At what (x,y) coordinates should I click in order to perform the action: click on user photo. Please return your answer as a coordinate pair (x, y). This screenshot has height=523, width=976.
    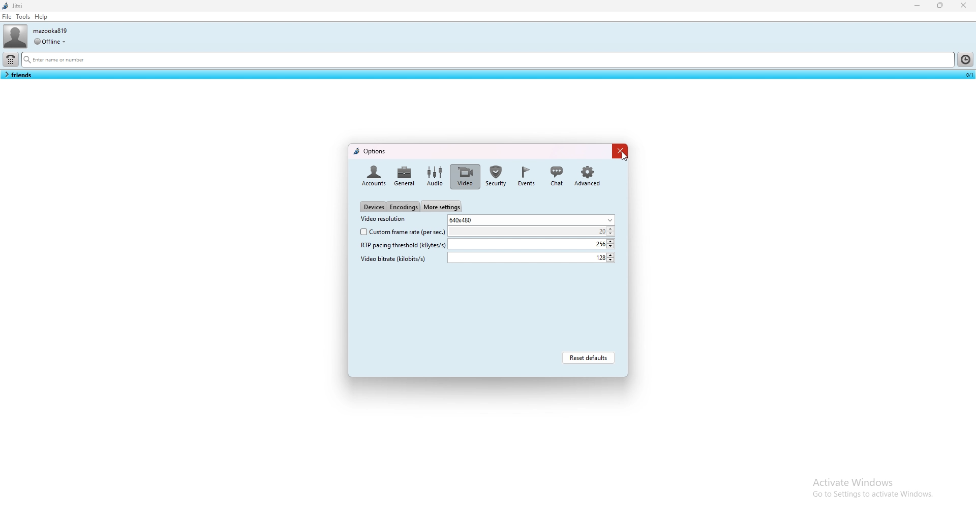
    Looking at the image, I should click on (15, 36).